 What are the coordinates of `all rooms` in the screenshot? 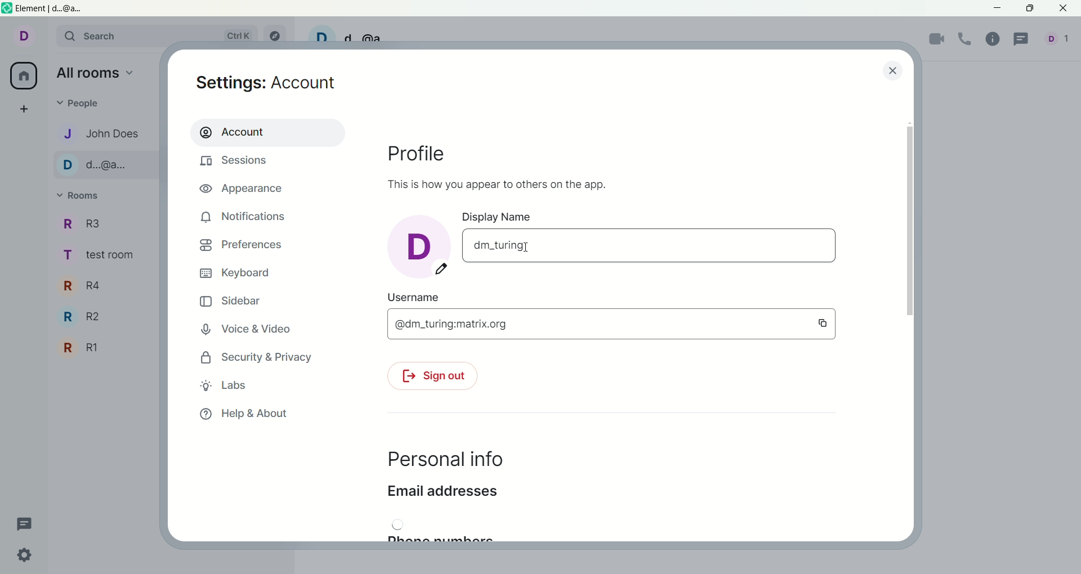 It's located at (96, 75).